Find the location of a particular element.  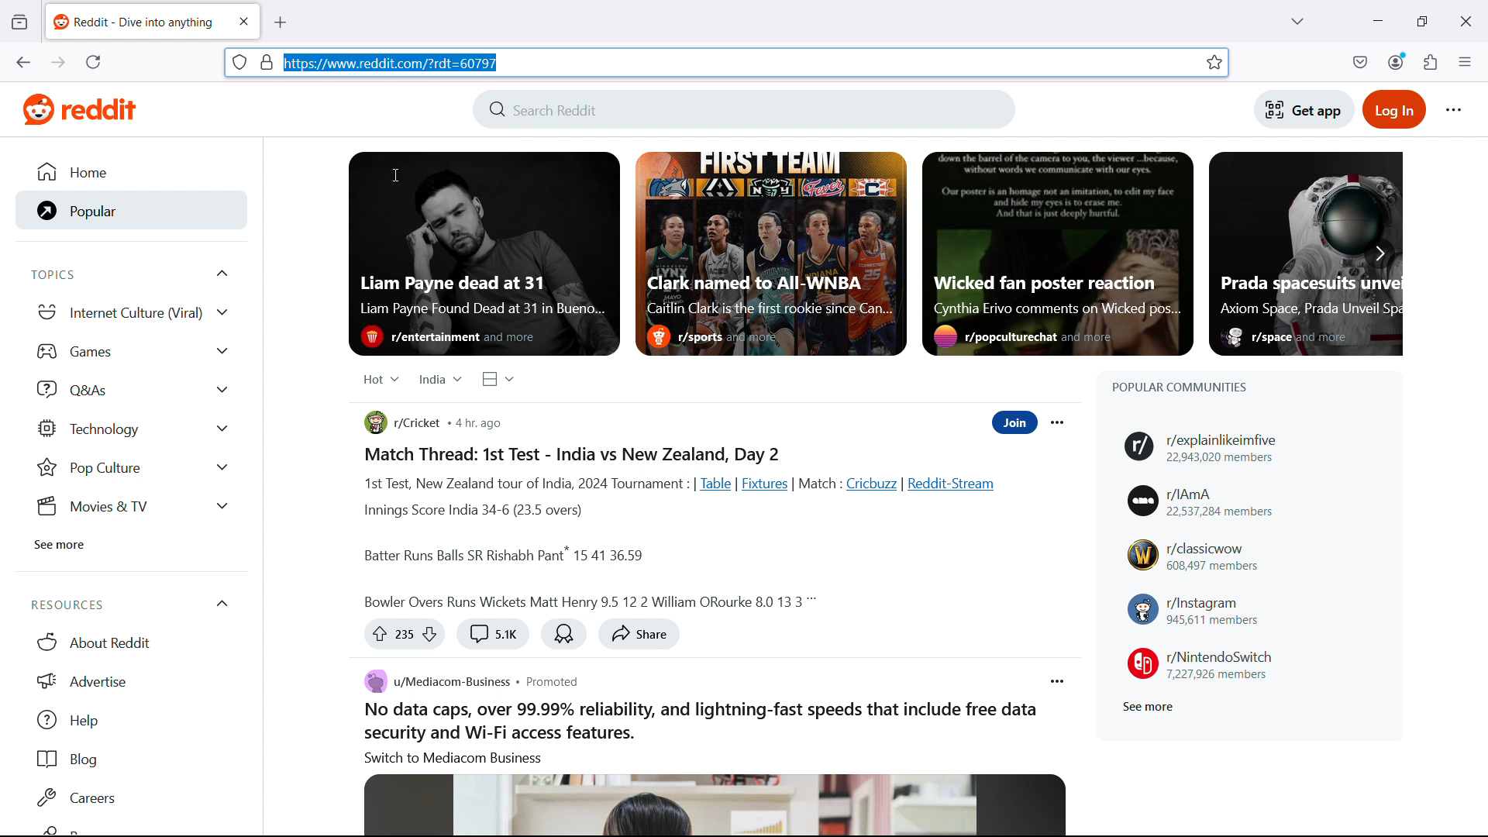

Topics is located at coordinates (134, 274).